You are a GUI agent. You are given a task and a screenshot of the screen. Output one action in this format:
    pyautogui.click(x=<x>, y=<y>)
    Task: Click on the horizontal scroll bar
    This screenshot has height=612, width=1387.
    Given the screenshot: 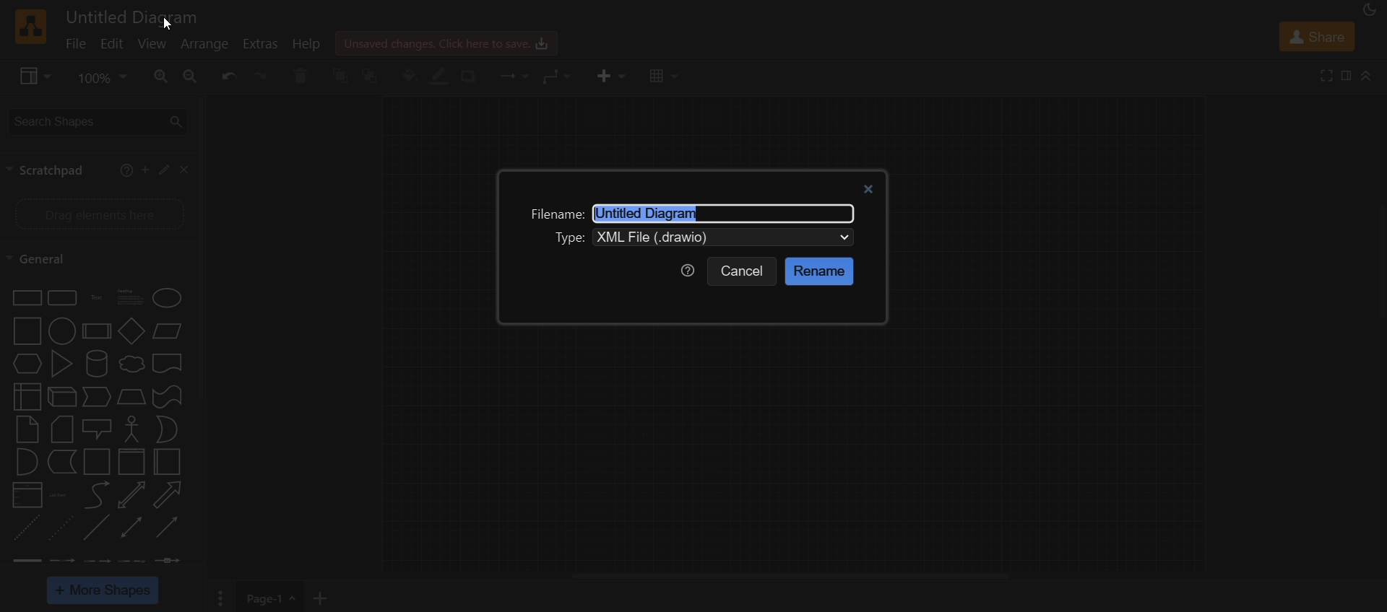 What is the action you would take?
    pyautogui.click(x=790, y=577)
    